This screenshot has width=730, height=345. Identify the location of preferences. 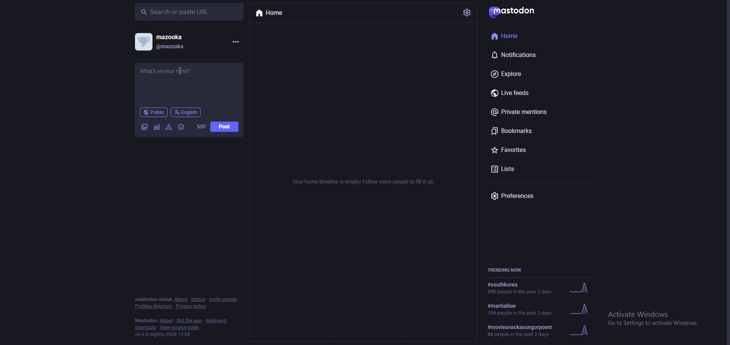
(534, 195).